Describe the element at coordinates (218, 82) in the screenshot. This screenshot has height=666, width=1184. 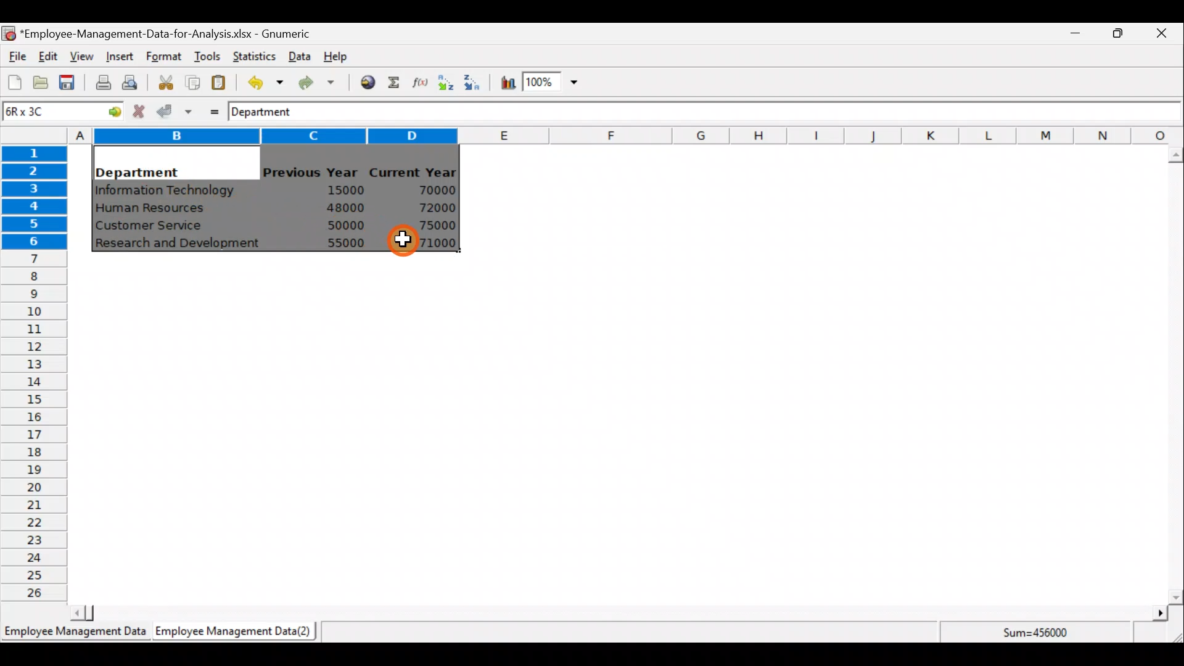
I see `Paste the clipboard` at that location.